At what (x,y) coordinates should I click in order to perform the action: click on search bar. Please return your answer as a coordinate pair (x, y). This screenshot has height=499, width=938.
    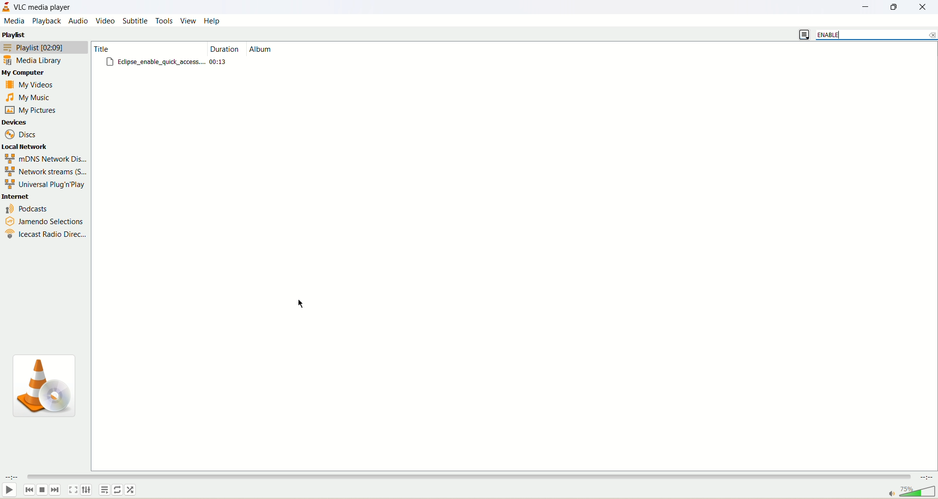
    Looking at the image, I should click on (877, 35).